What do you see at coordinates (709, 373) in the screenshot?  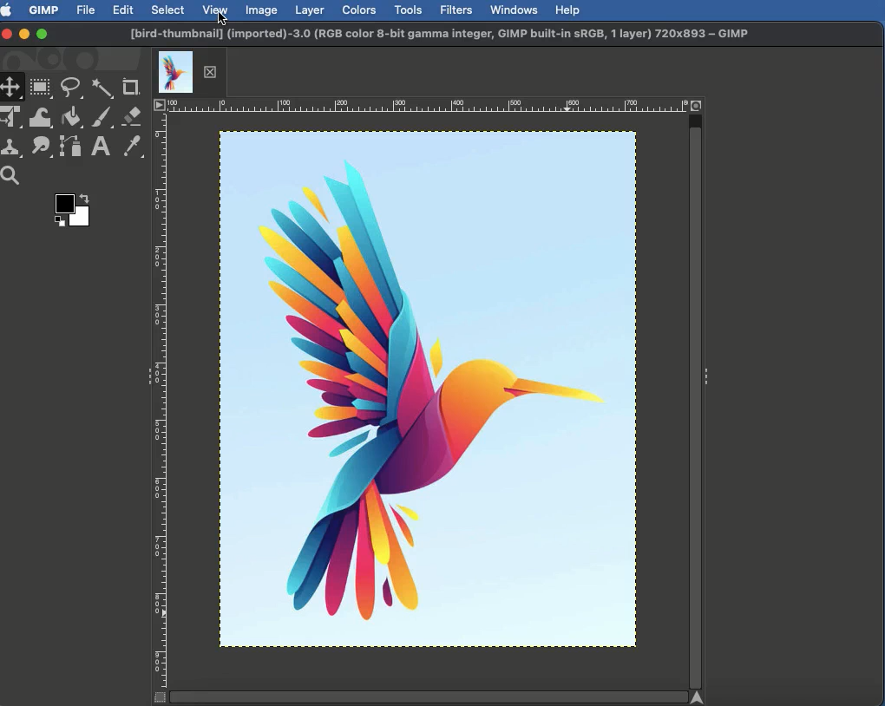 I see `Show sidebar menu` at bounding box center [709, 373].